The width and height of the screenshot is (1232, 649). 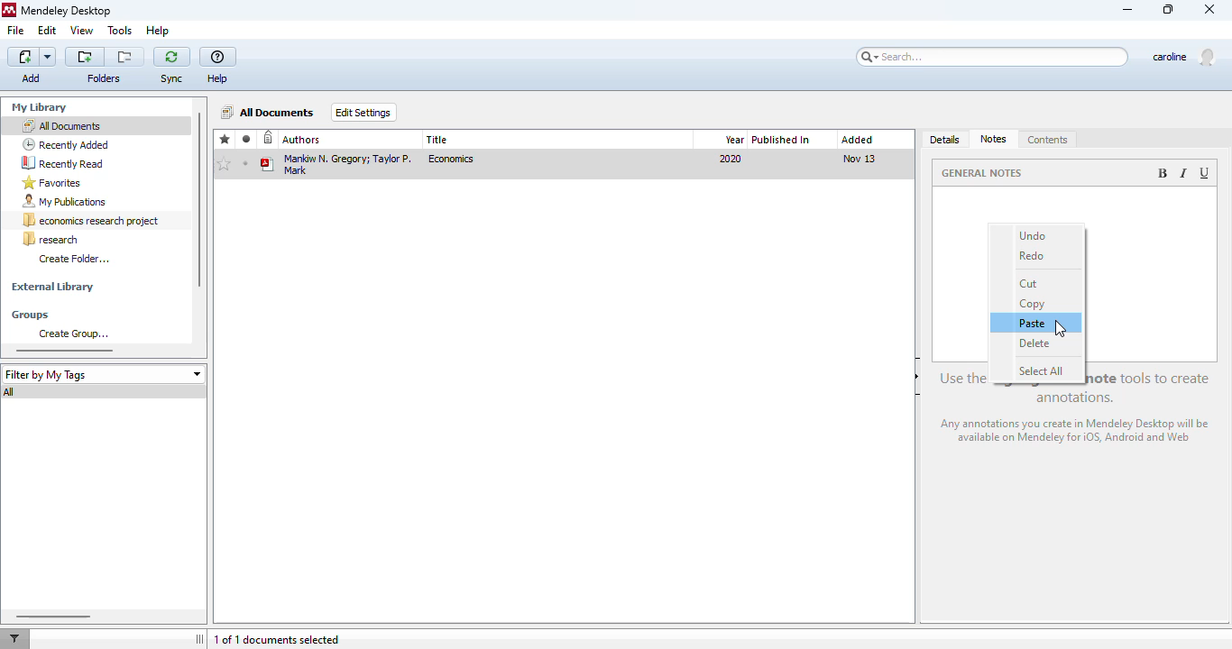 What do you see at coordinates (985, 172) in the screenshot?
I see `general notes` at bounding box center [985, 172].